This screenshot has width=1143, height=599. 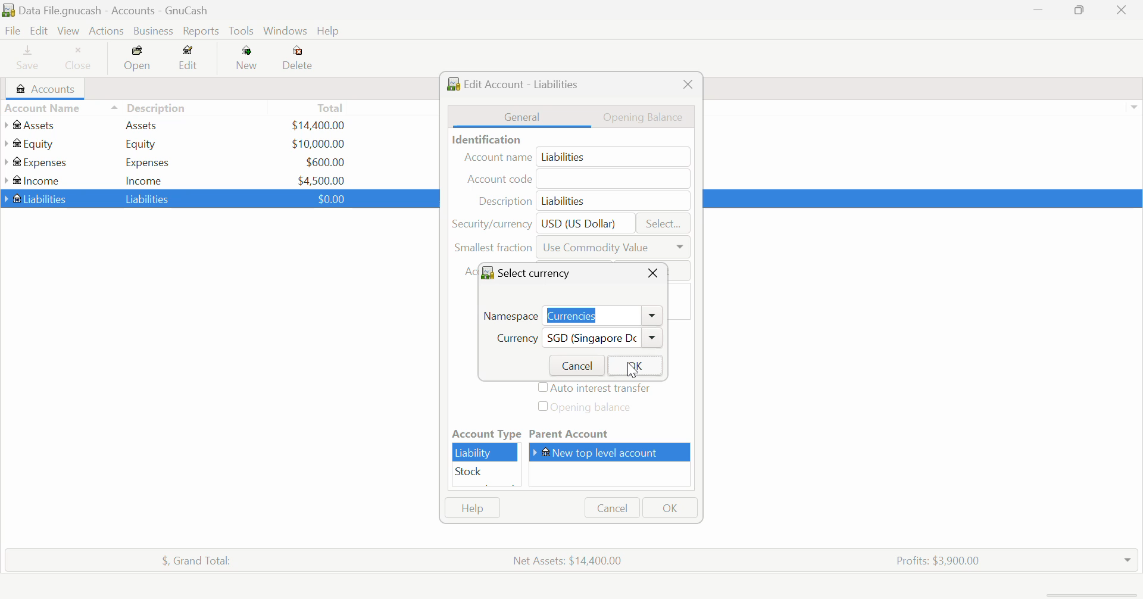 I want to click on Account Type, so click(x=485, y=434).